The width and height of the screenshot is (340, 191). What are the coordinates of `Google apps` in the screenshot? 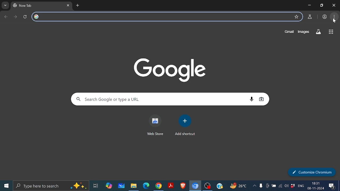 It's located at (330, 32).